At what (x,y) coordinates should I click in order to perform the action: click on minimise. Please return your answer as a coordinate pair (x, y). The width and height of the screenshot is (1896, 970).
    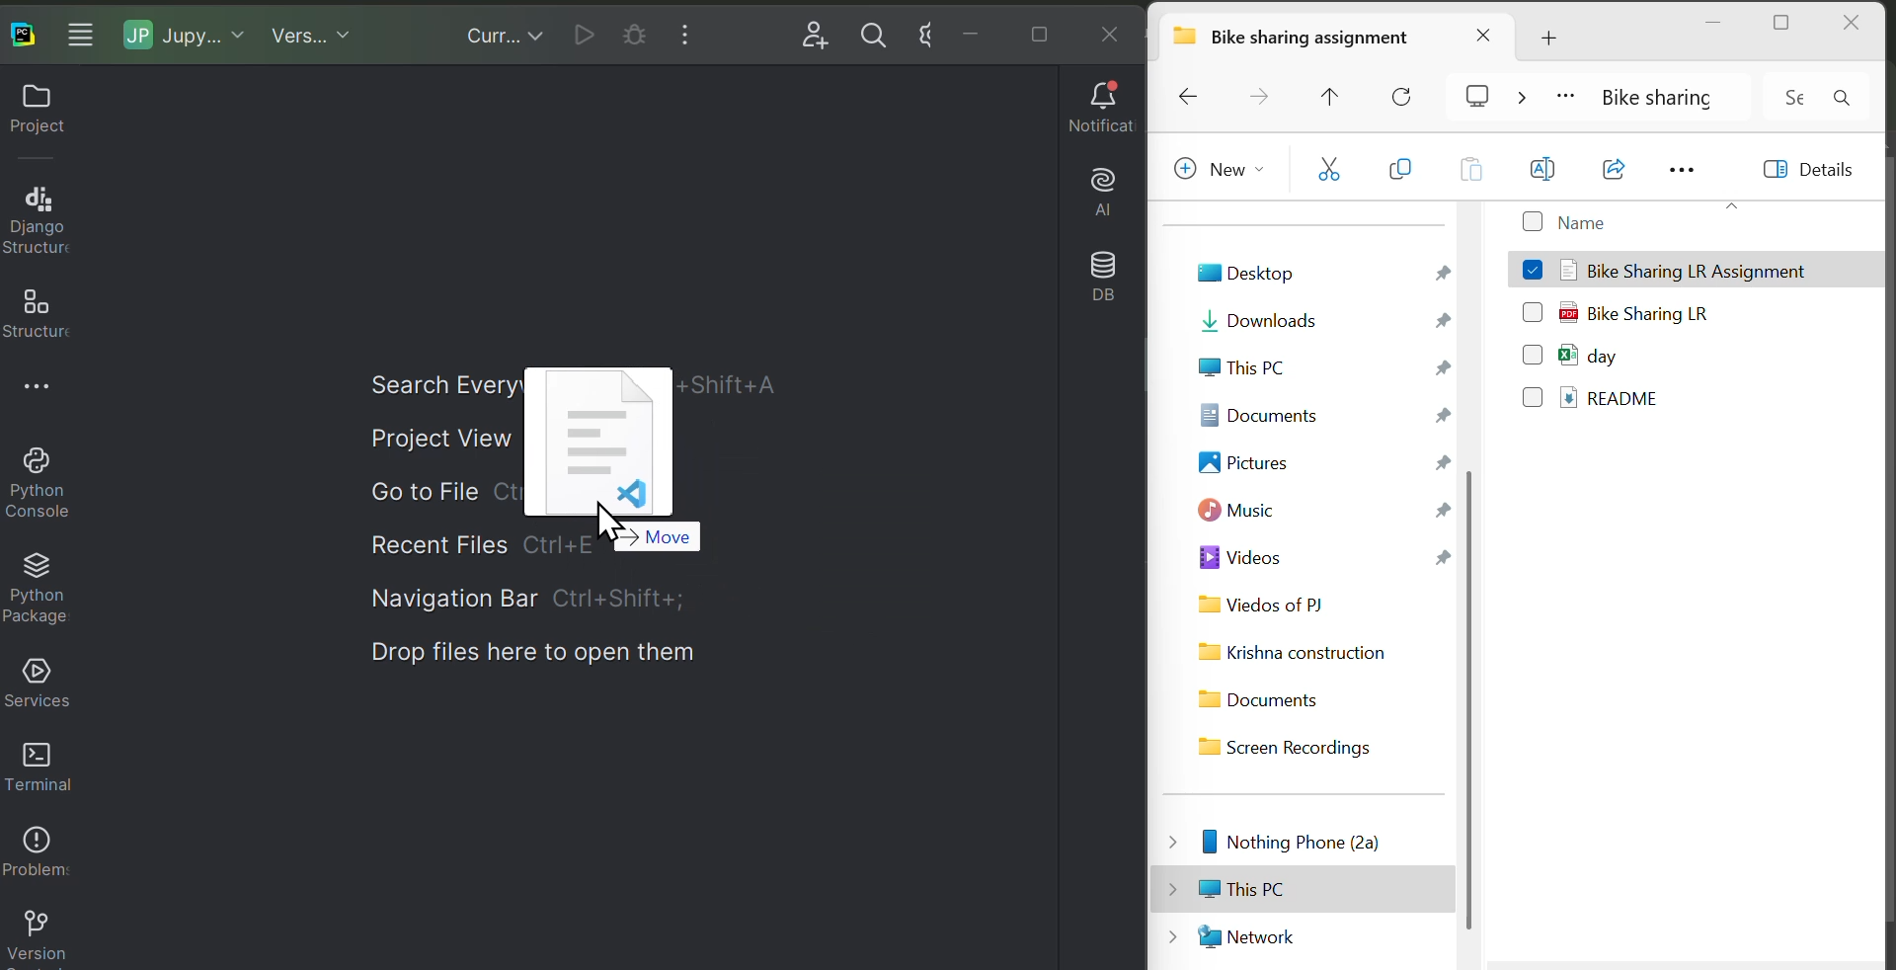
    Looking at the image, I should click on (975, 34).